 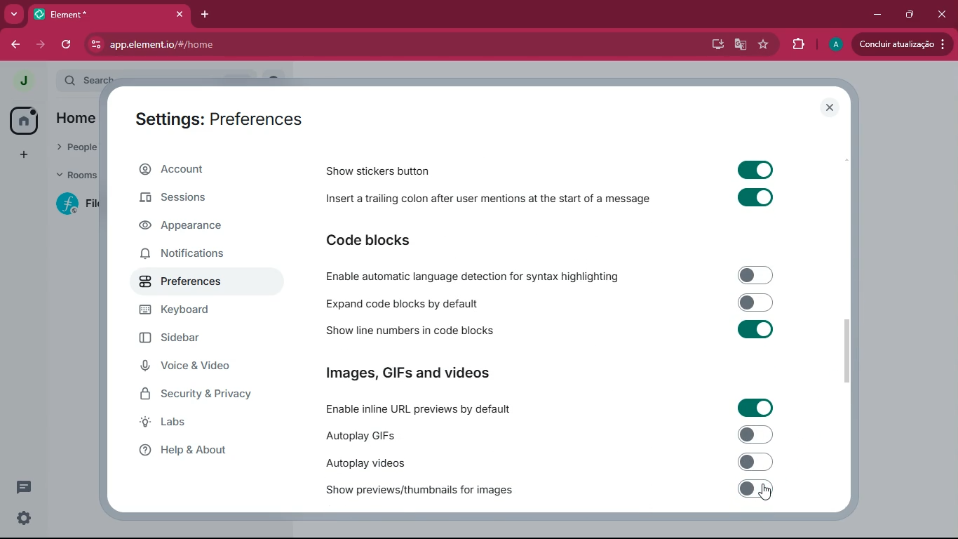 What do you see at coordinates (411, 331) in the screenshot?
I see `Show line numbers in code blocks` at bounding box center [411, 331].